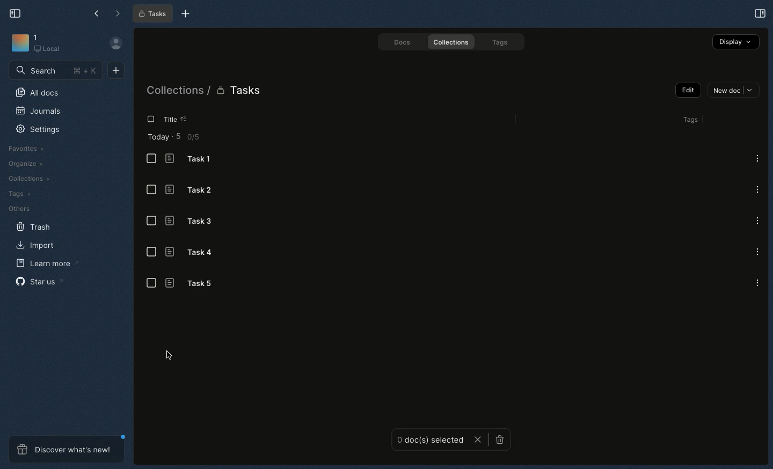 The height and width of the screenshot is (469, 773). I want to click on Title, so click(175, 120).